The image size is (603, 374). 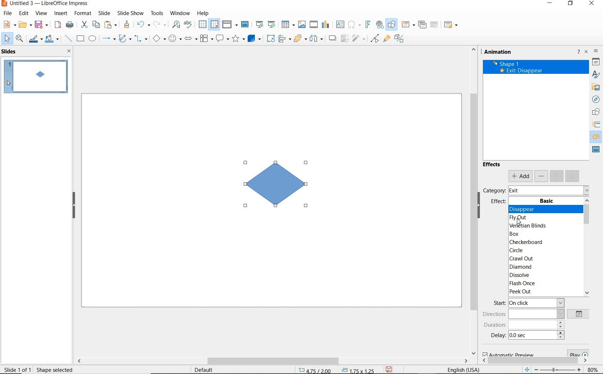 What do you see at coordinates (528, 337) in the screenshot?
I see `delay` at bounding box center [528, 337].